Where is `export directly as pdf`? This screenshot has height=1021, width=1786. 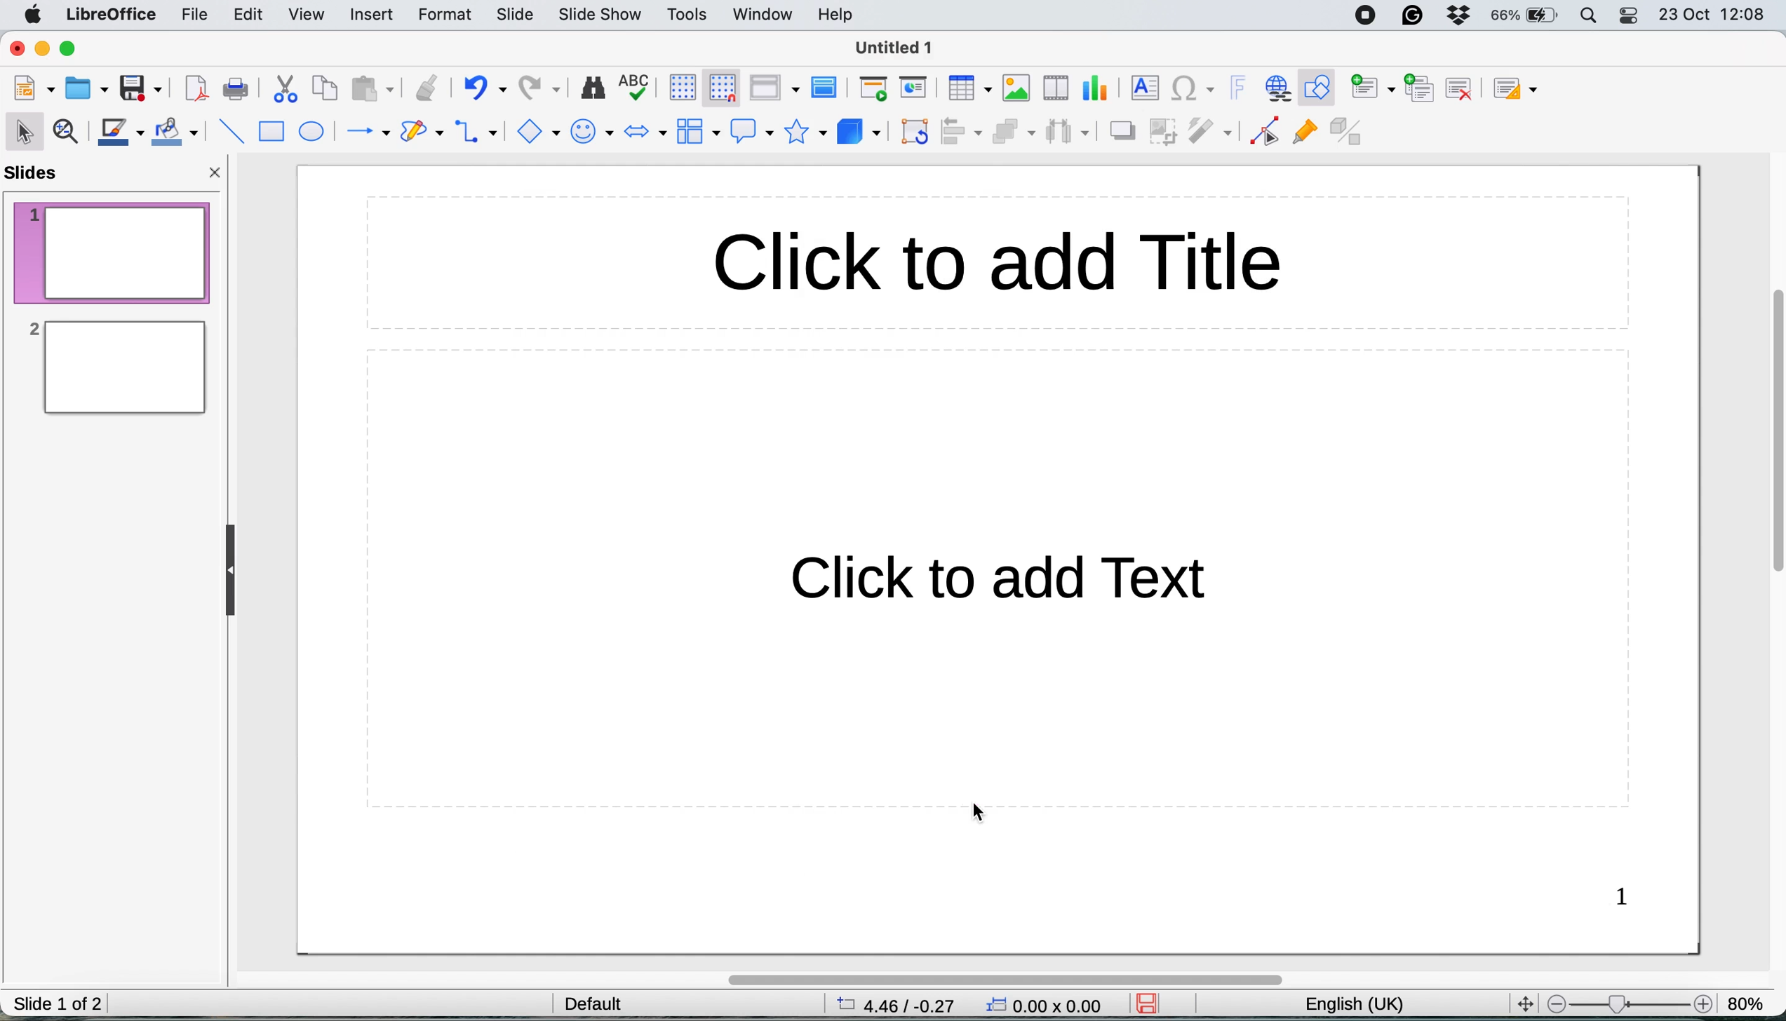 export directly as pdf is located at coordinates (196, 90).